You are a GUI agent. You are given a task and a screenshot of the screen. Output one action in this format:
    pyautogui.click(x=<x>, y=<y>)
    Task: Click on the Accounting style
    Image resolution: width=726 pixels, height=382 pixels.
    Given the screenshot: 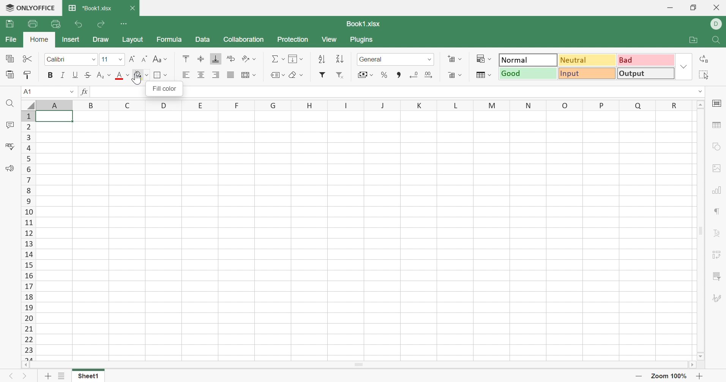 What is the action you would take?
    pyautogui.click(x=366, y=74)
    